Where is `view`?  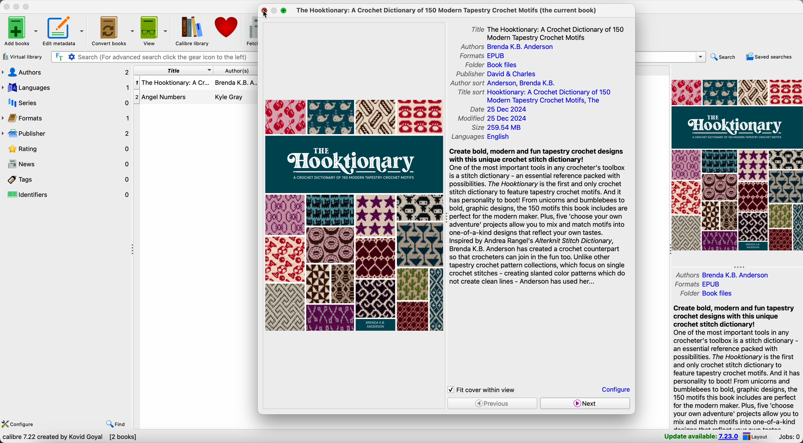 view is located at coordinates (154, 30).